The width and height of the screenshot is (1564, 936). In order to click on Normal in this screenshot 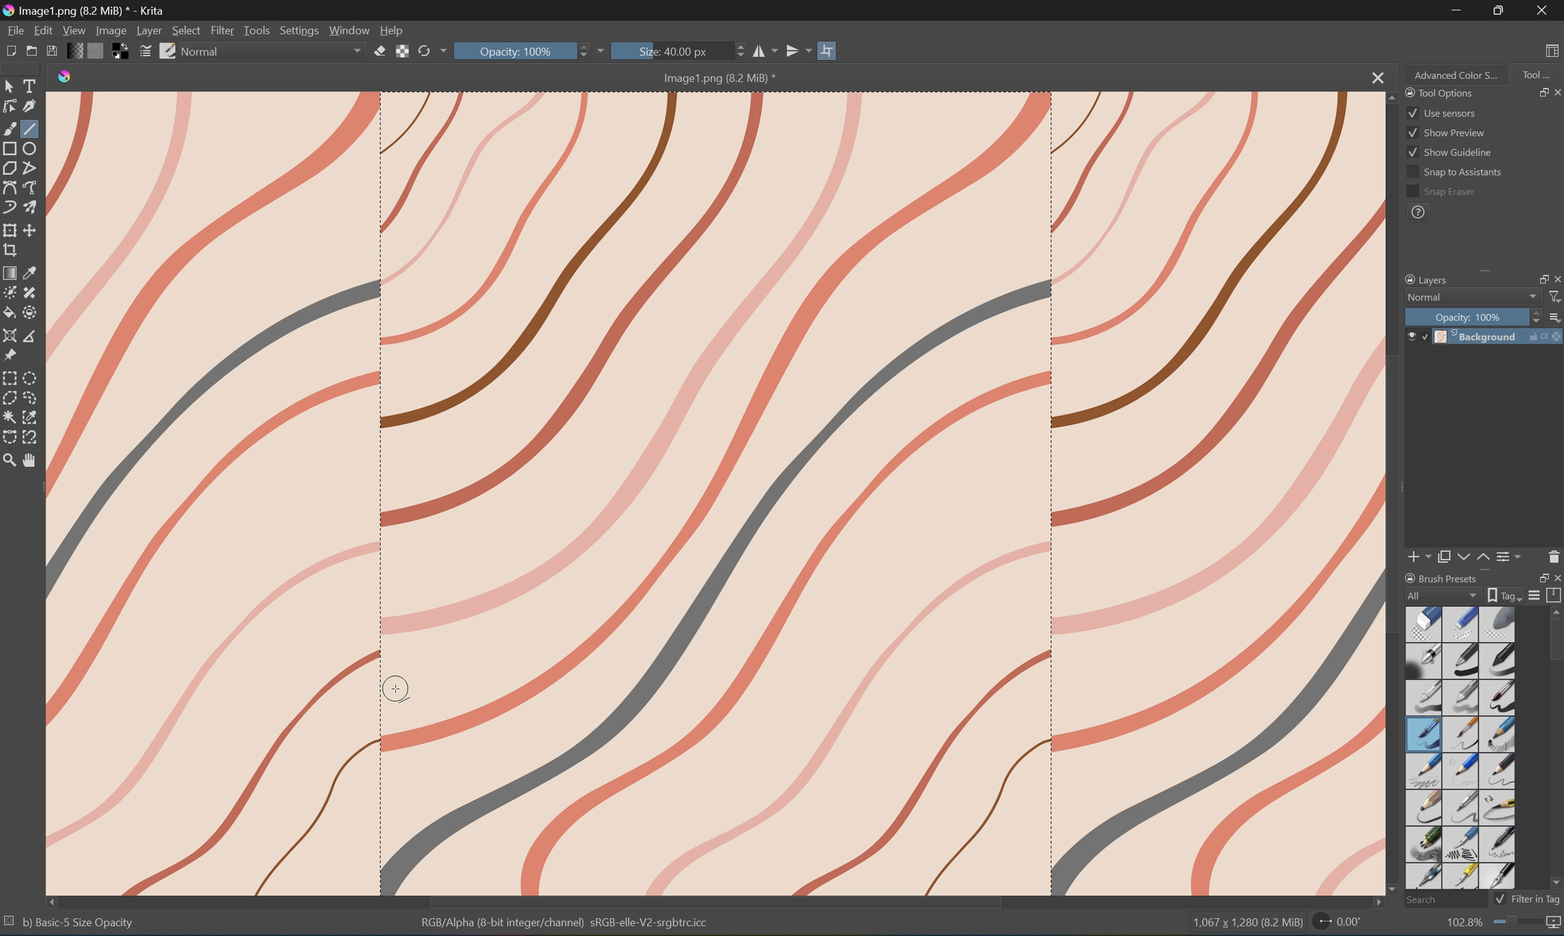, I will do `click(1425, 297)`.